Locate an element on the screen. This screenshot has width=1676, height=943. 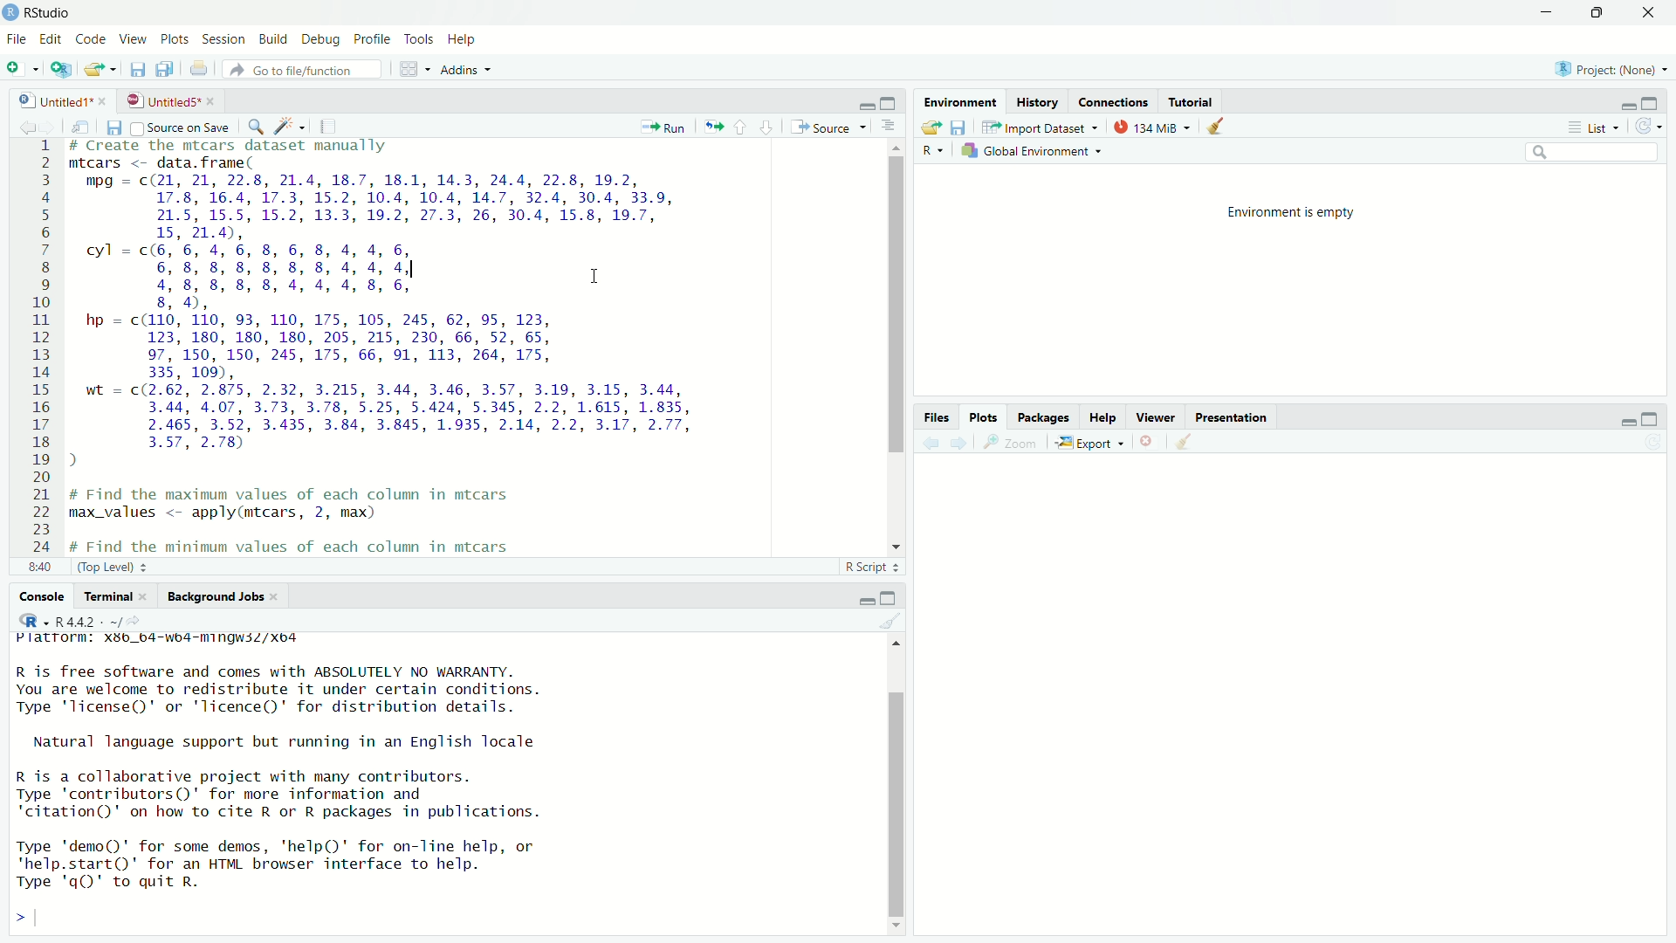
maximise is located at coordinates (890, 102).